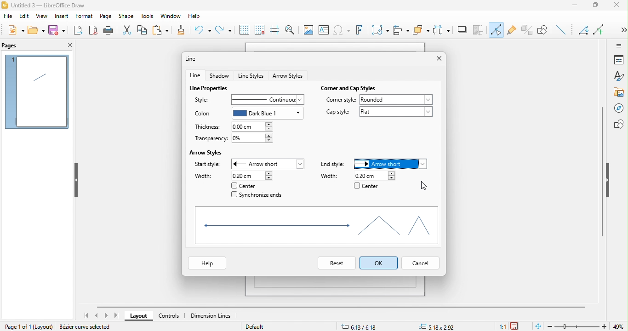  I want to click on align object, so click(401, 31).